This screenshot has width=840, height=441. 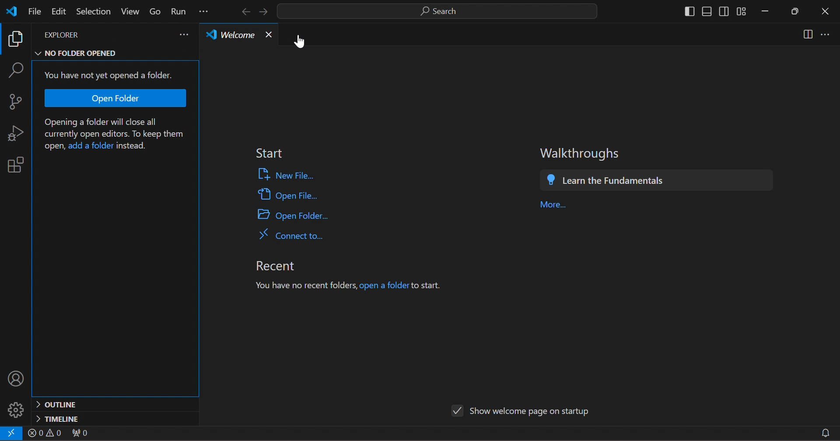 I want to click on opening a folder will close all currently open editors. To keep them open, add a folder instead, so click(x=118, y=135).